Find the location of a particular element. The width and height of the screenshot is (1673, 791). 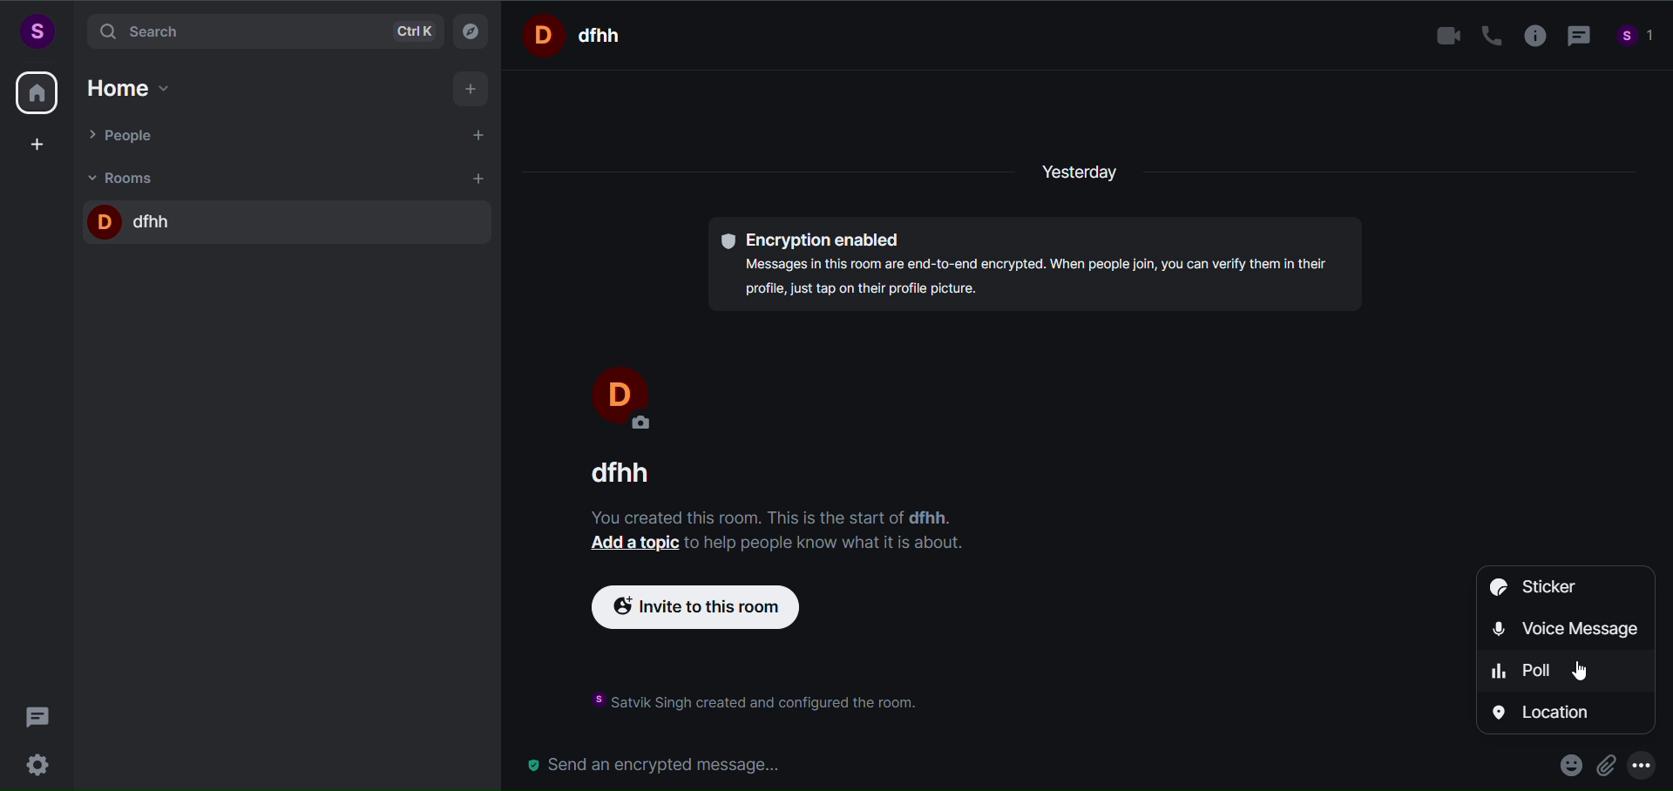

home option is located at coordinates (135, 85).